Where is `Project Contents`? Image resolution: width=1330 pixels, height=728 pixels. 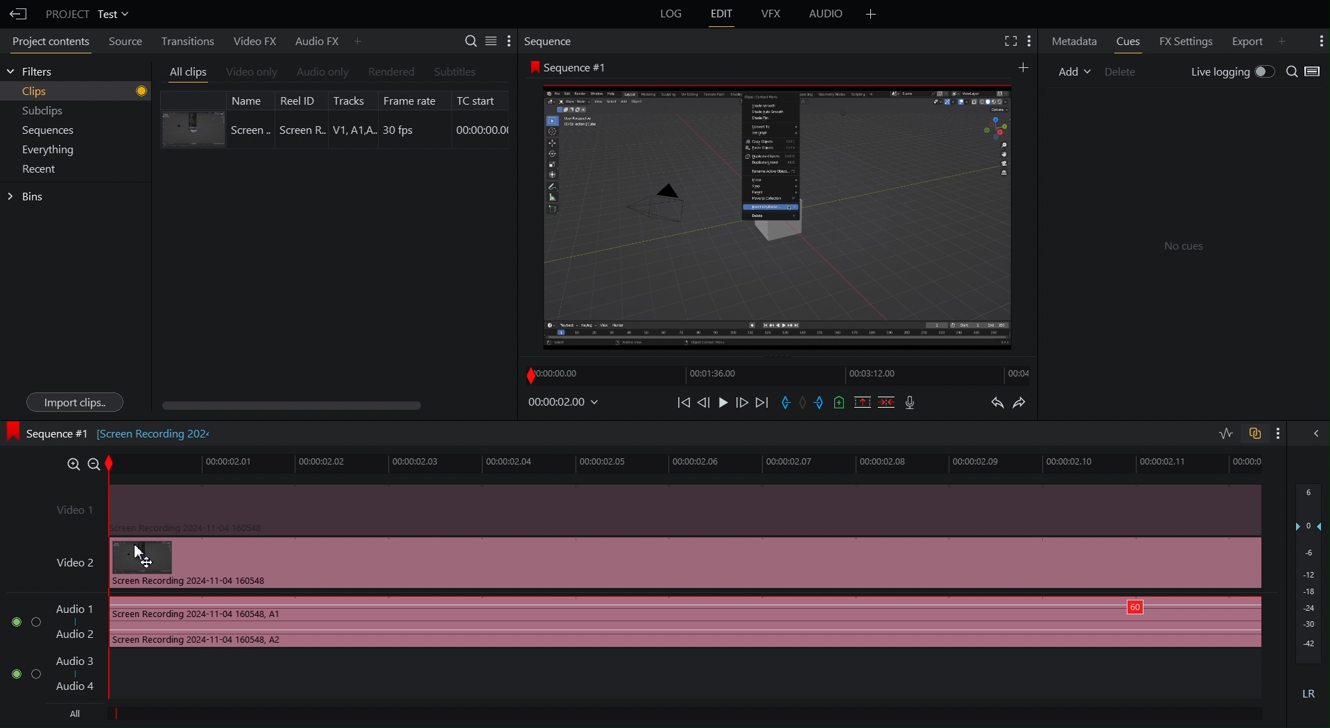
Project Contents is located at coordinates (50, 41).